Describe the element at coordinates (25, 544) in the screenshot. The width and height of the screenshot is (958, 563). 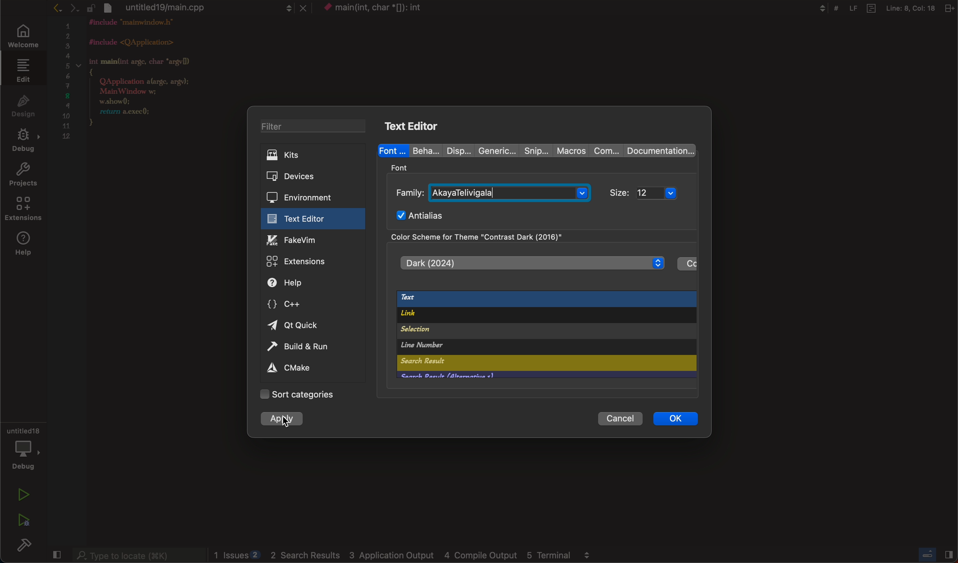
I see `build` at that location.